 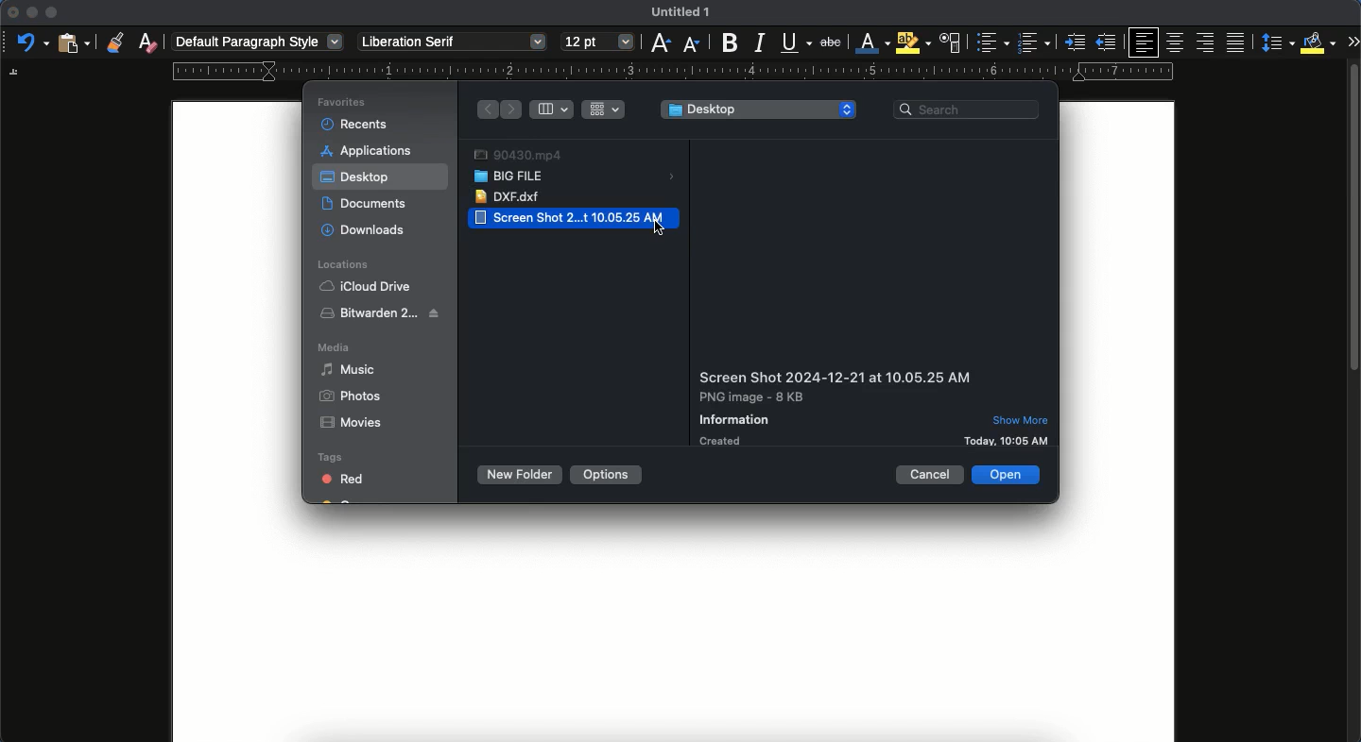 I want to click on desktop, so click(x=356, y=178).